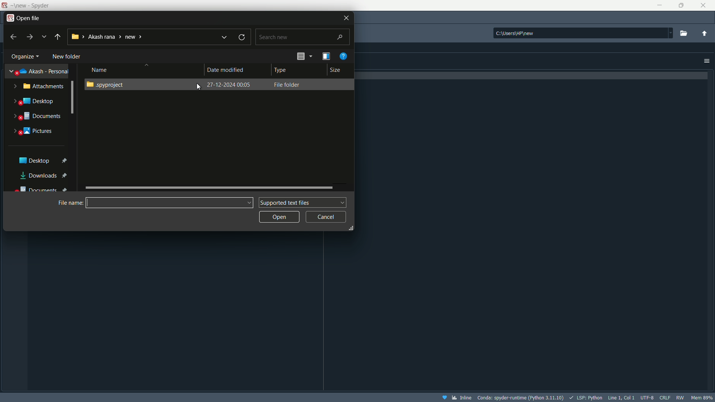 The height and width of the screenshot is (402, 715). Describe the element at coordinates (70, 203) in the screenshot. I see `File name` at that location.